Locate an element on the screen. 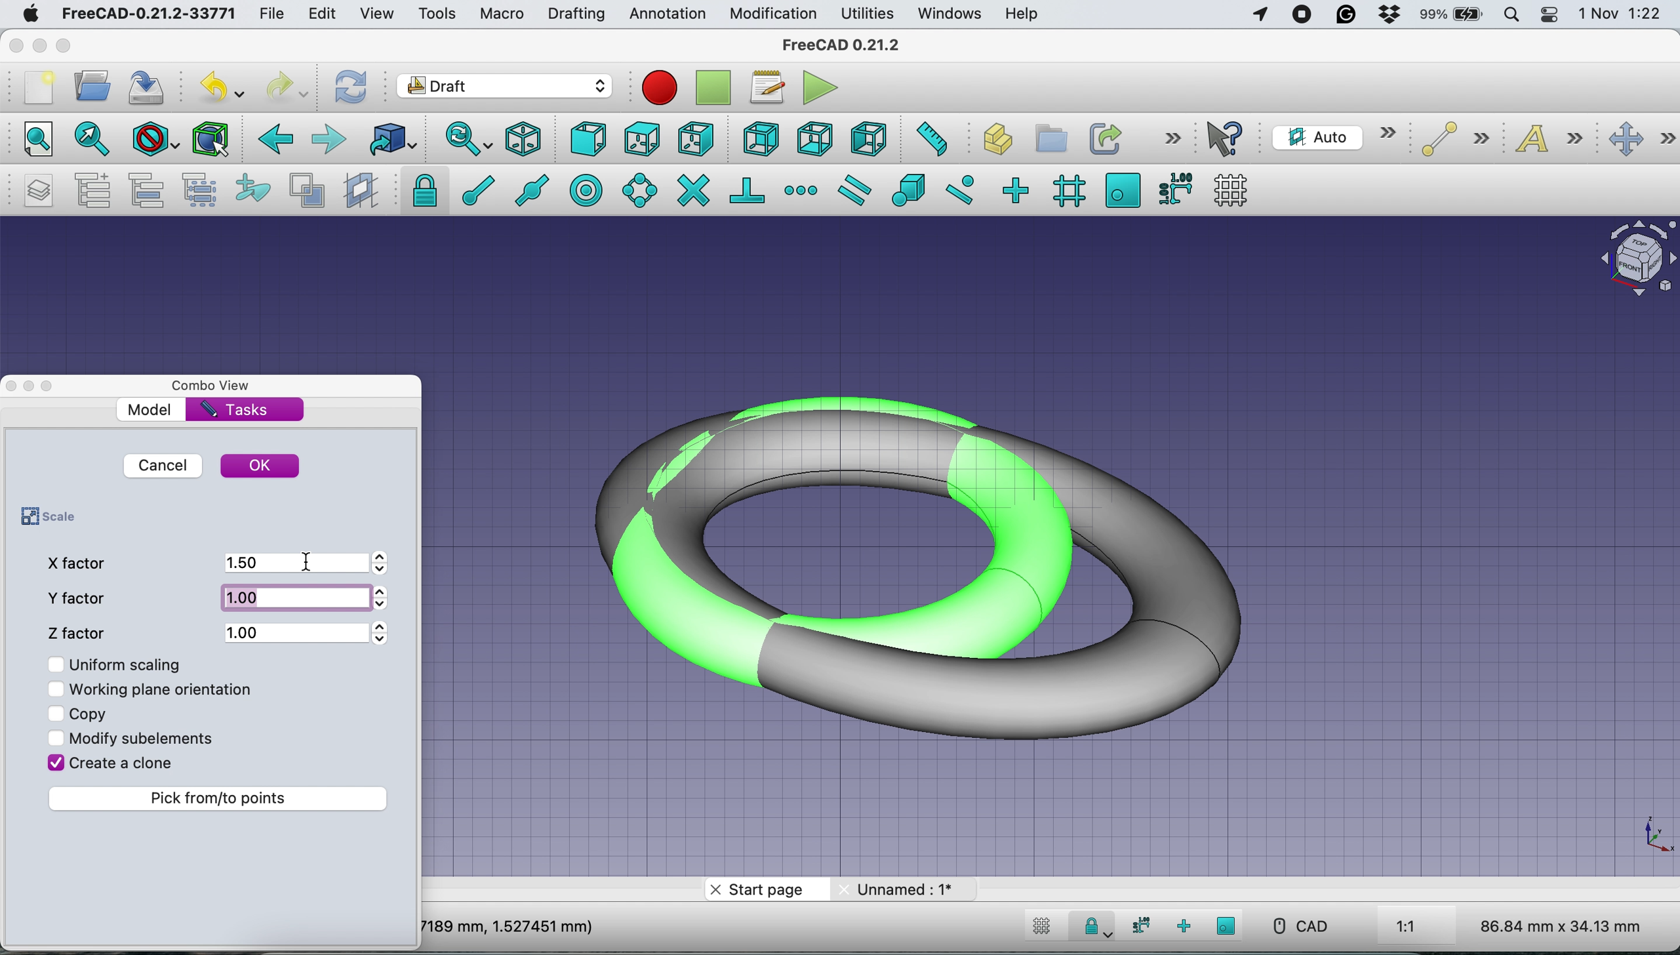 This screenshot has width=1680, height=955. Toggle Overlay is located at coordinates (54, 386).